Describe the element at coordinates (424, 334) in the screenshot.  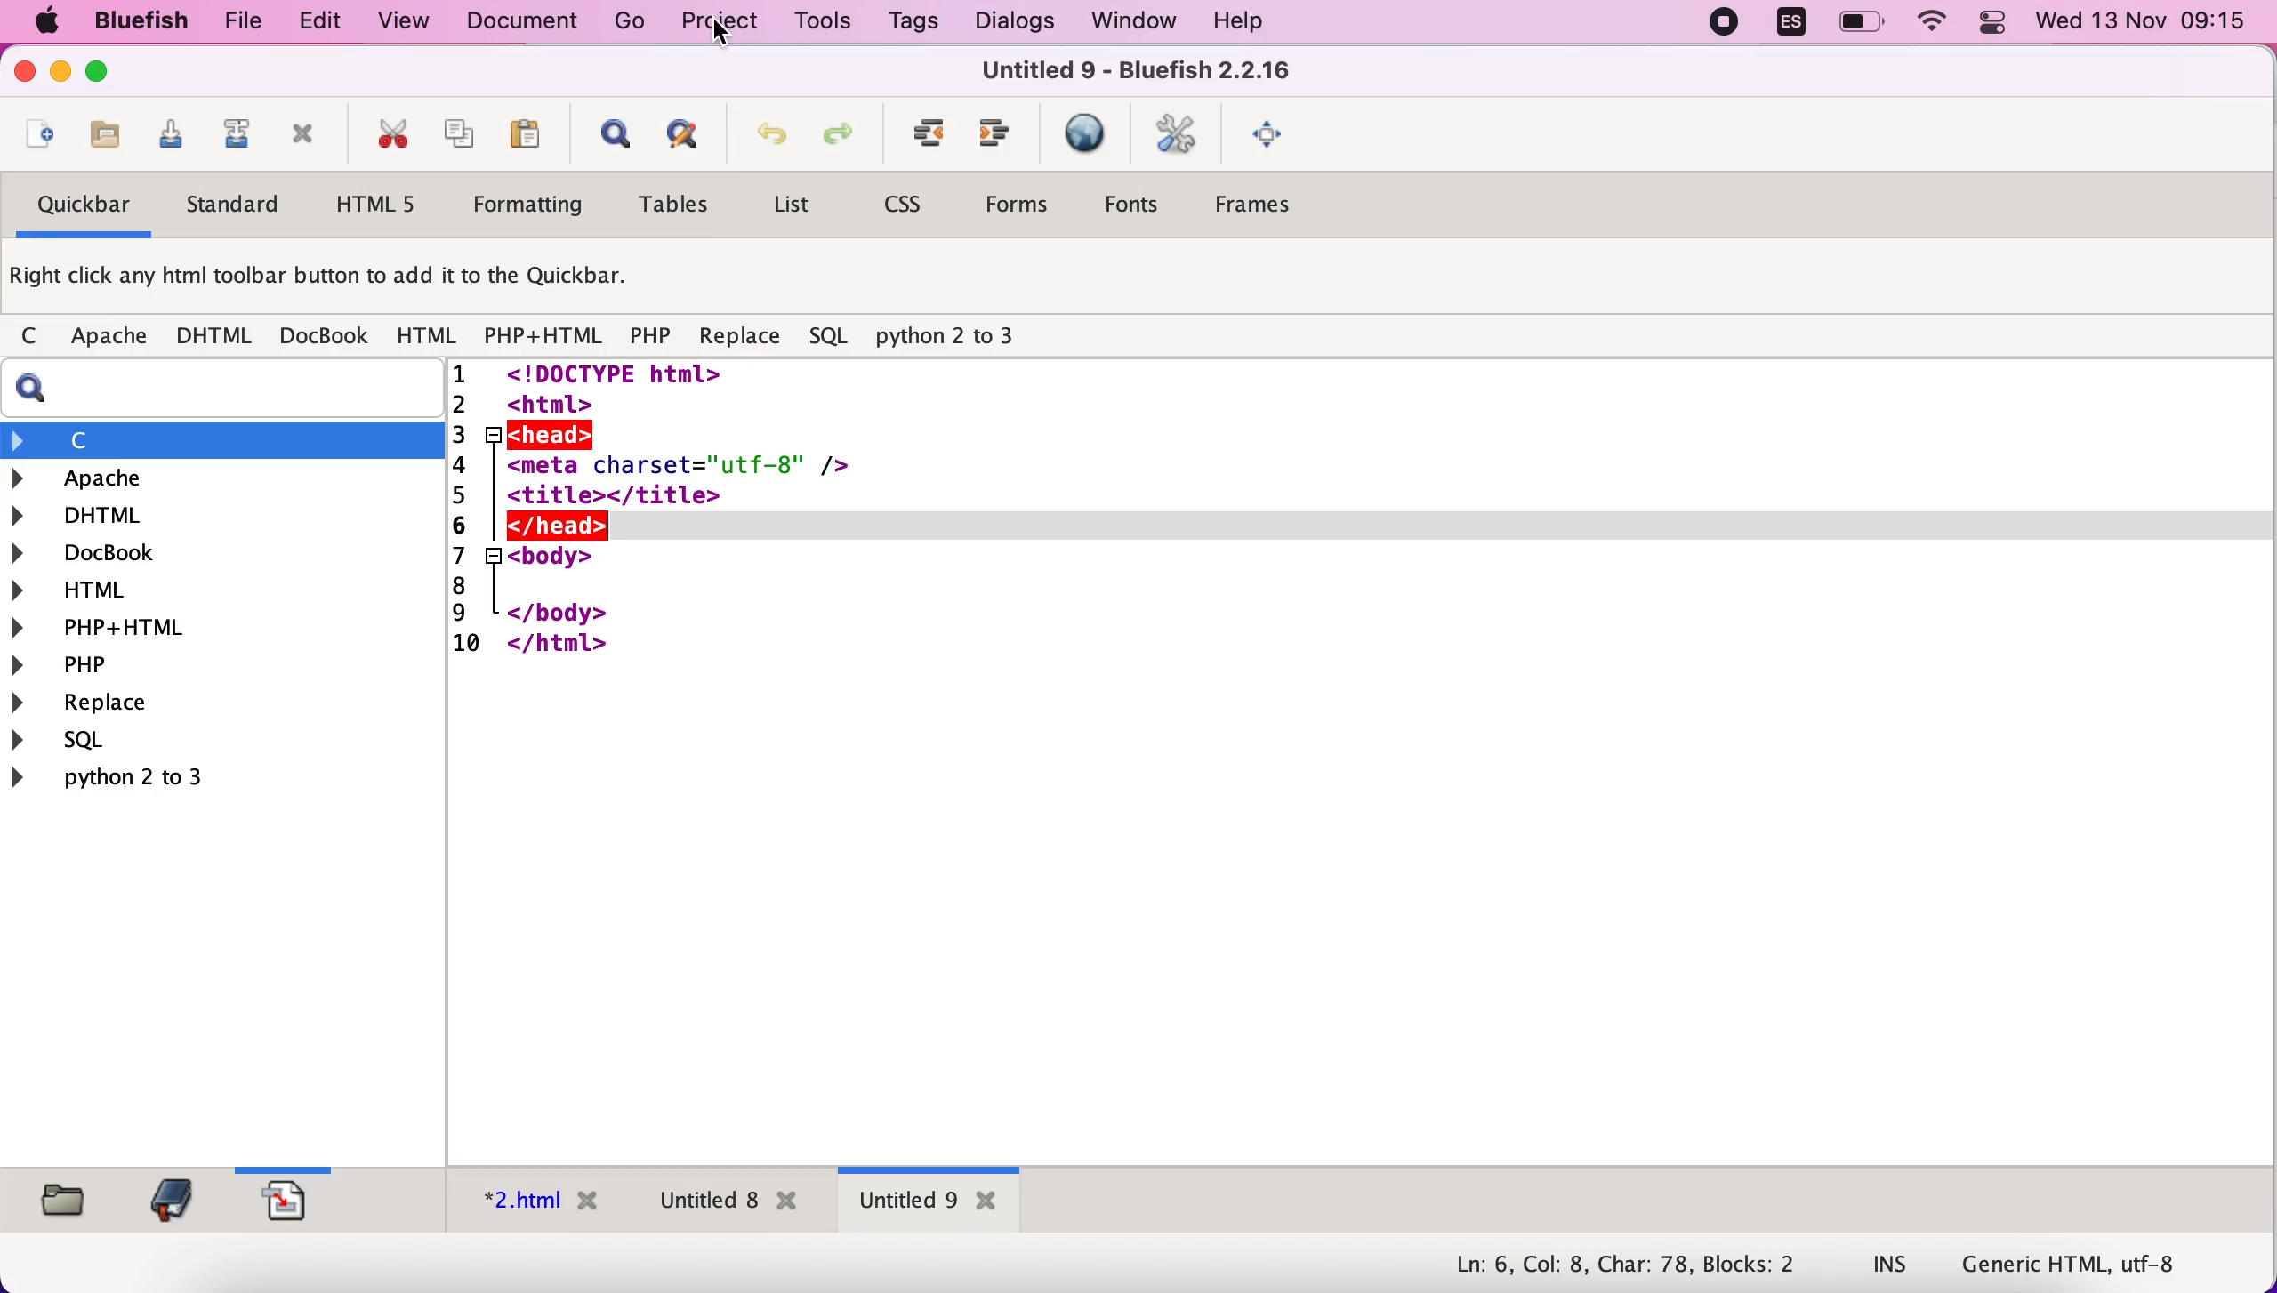
I see `html` at that location.